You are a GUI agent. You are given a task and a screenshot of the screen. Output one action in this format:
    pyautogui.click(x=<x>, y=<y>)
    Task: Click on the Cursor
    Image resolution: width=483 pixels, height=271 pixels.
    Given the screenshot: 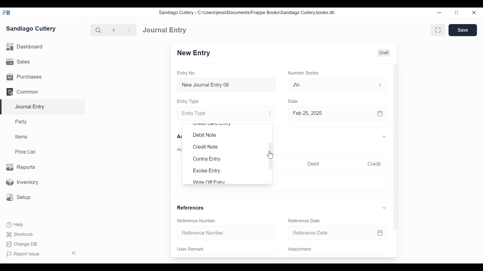 What is the action you would take?
    pyautogui.click(x=270, y=155)
    